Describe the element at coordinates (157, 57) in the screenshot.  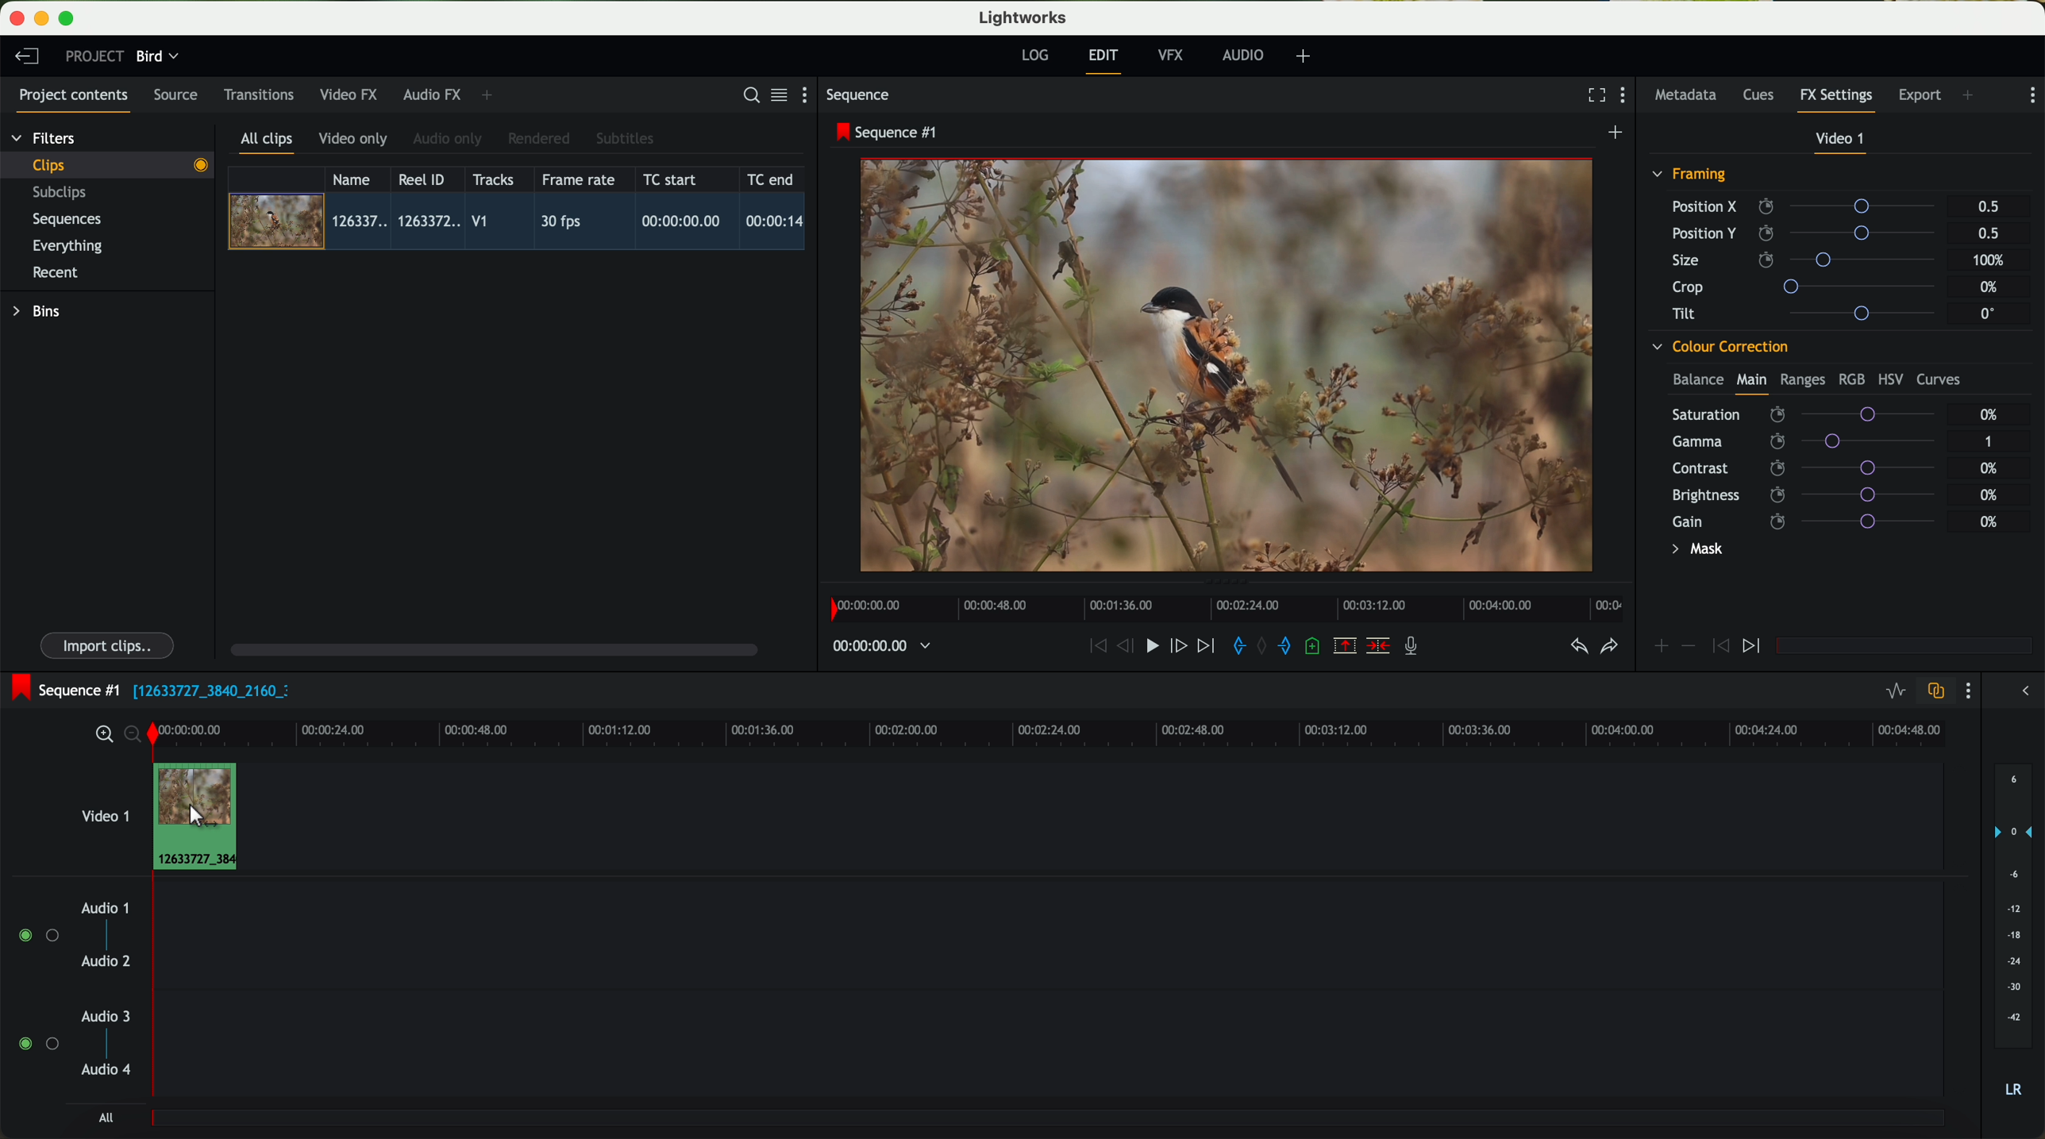
I see `bird` at that location.